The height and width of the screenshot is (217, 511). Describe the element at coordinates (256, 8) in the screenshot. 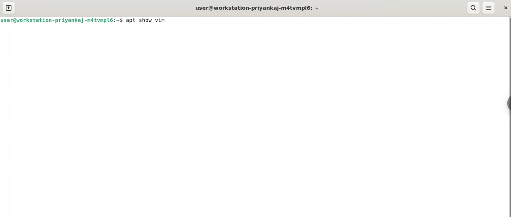

I see `user@workstation-priyankaj-m4tvmpl6:-` at that location.